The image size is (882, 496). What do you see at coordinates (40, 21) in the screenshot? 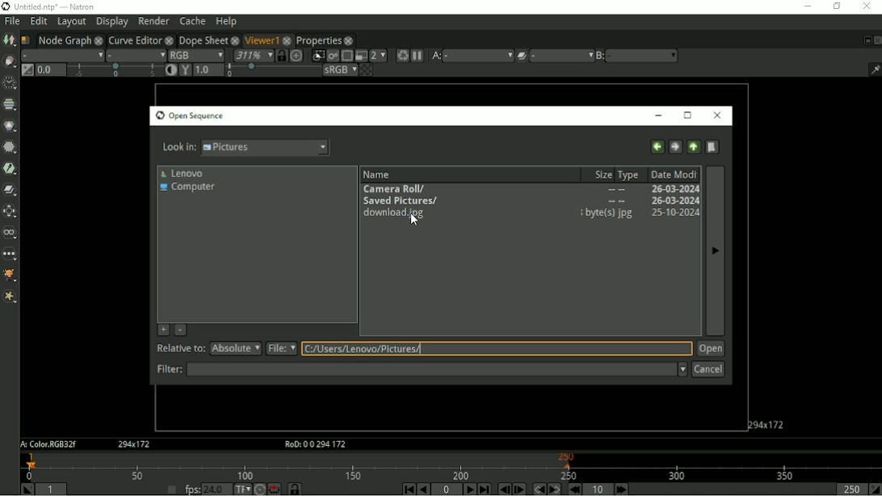
I see `Edit` at bounding box center [40, 21].